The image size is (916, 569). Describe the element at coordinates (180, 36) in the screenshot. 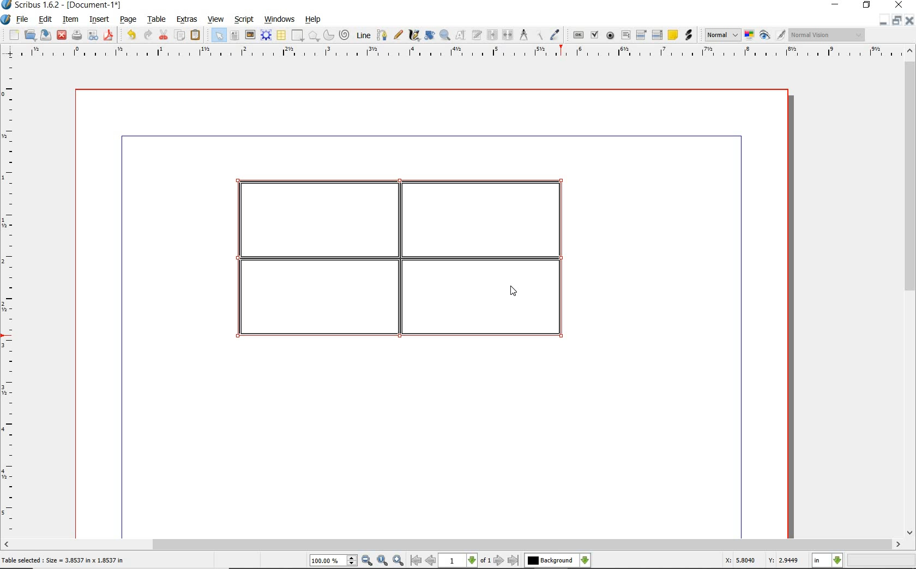

I see `copy` at that location.